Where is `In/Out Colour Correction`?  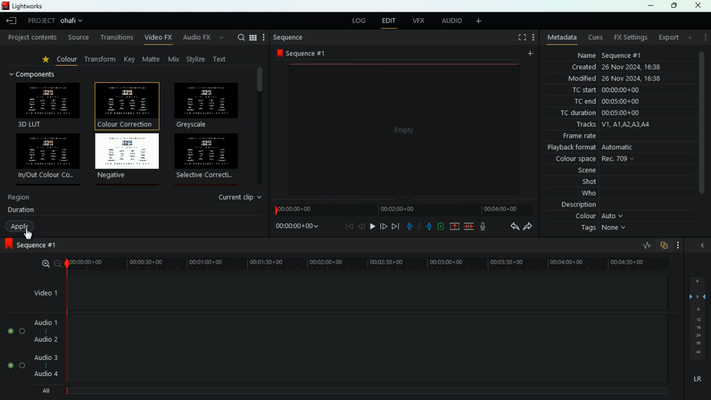 In/Out Colour Correction is located at coordinates (47, 156).